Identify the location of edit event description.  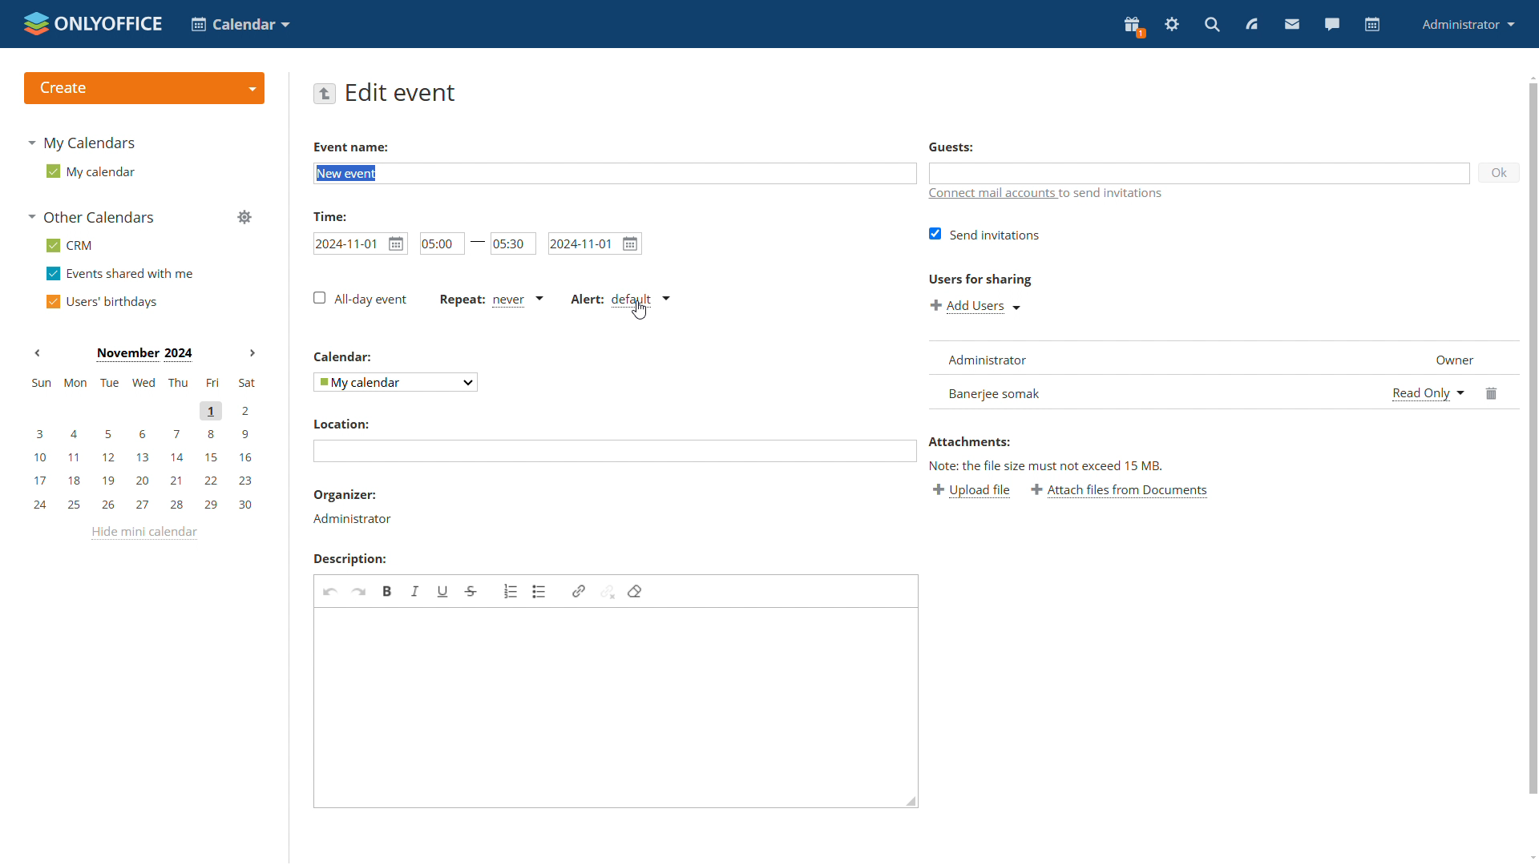
(618, 707).